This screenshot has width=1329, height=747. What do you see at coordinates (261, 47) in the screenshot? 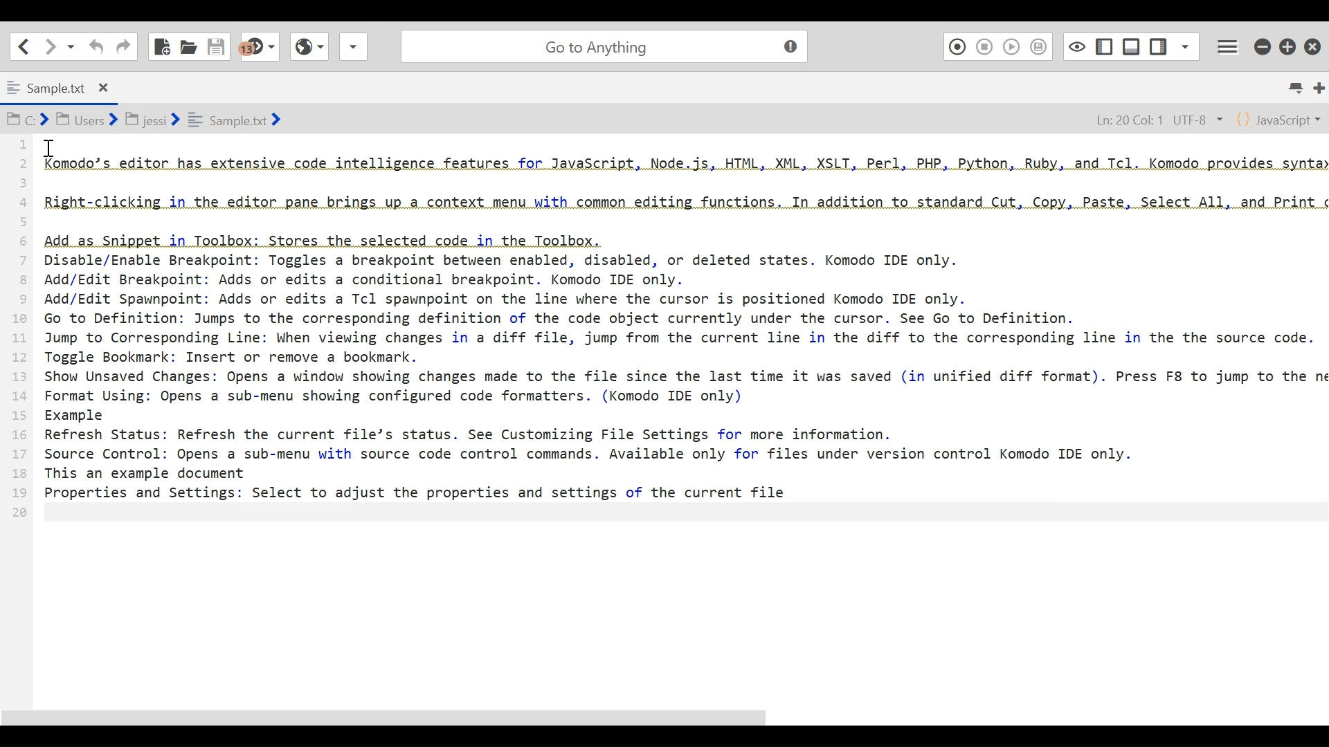
I see `Jump to syntax` at bounding box center [261, 47].